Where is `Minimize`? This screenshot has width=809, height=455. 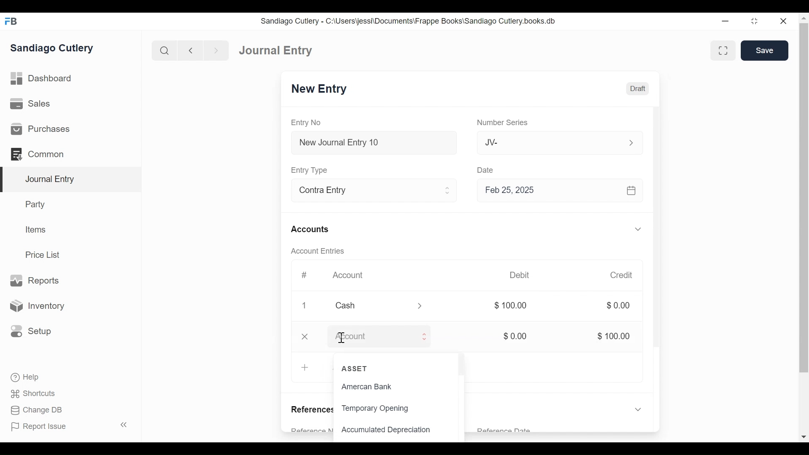
Minimize is located at coordinates (725, 22).